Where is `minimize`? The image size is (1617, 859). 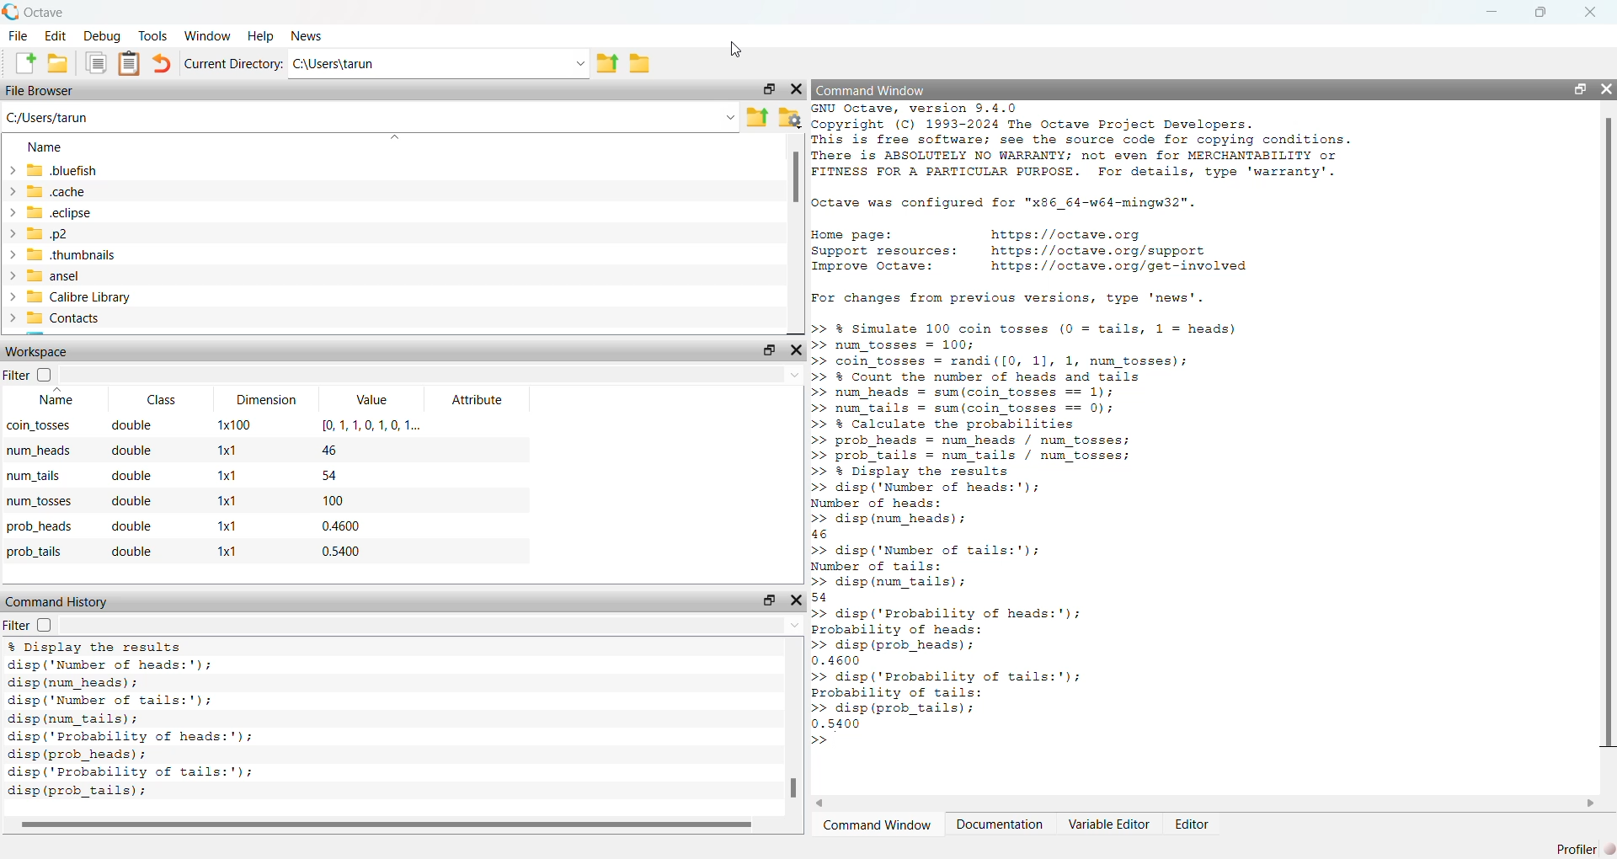 minimize is located at coordinates (1490, 12).